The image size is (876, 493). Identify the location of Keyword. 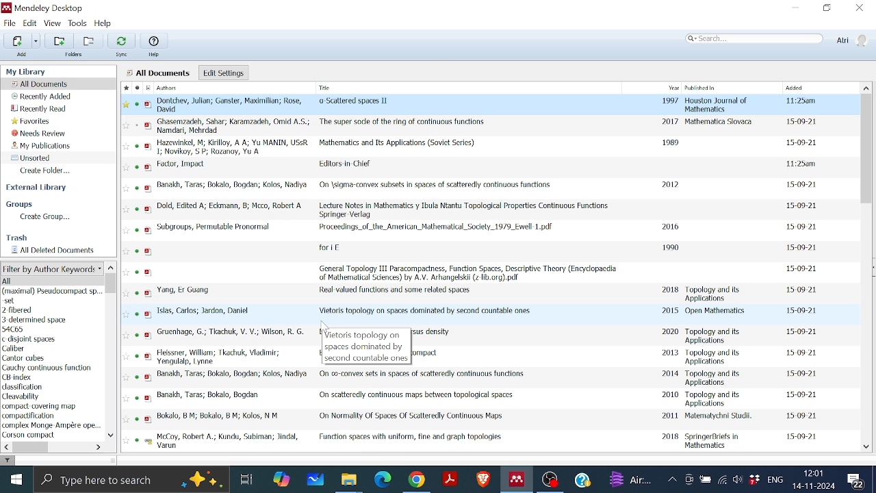
(27, 416).